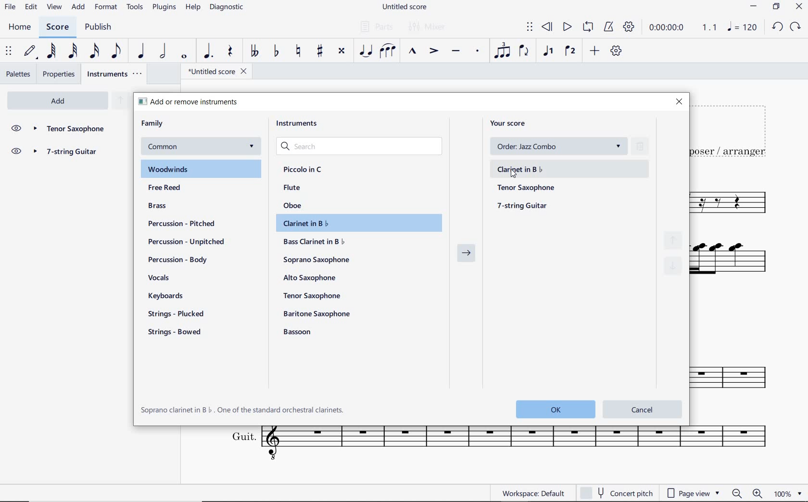 Image resolution: width=808 pixels, height=502 pixels. What do you see at coordinates (455, 52) in the screenshot?
I see `TENUTO` at bounding box center [455, 52].